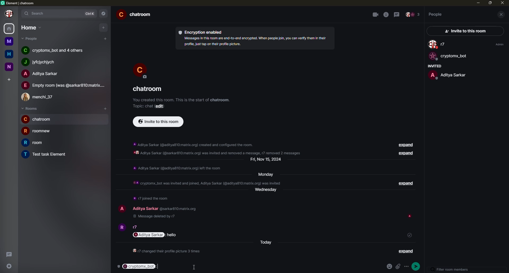 This screenshot has width=509, height=273. Describe the element at coordinates (41, 96) in the screenshot. I see `people` at that location.